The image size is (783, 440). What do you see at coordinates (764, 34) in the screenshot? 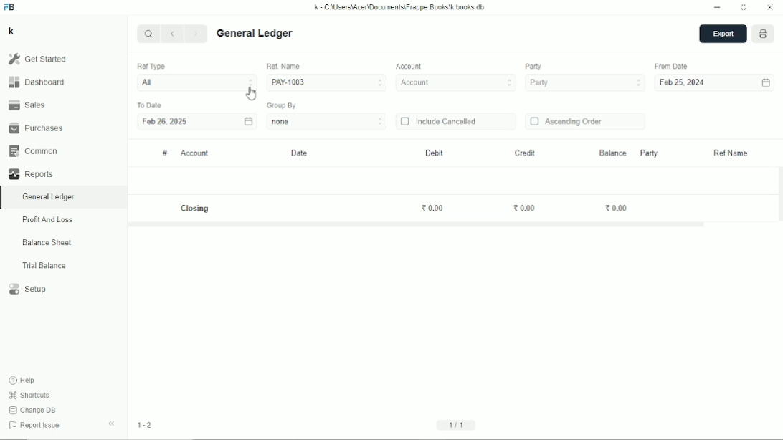
I see `Open report print view` at bounding box center [764, 34].